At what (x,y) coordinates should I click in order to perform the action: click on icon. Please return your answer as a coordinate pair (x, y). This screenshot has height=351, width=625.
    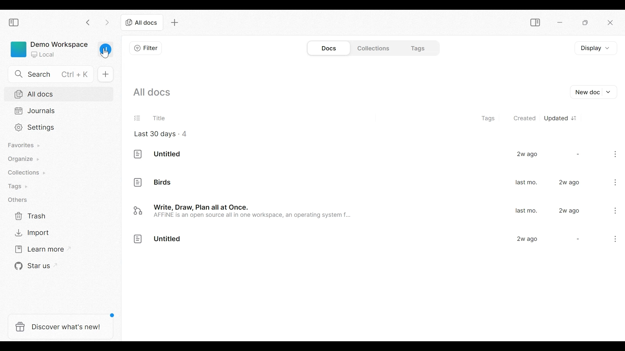
    Looking at the image, I should click on (137, 211).